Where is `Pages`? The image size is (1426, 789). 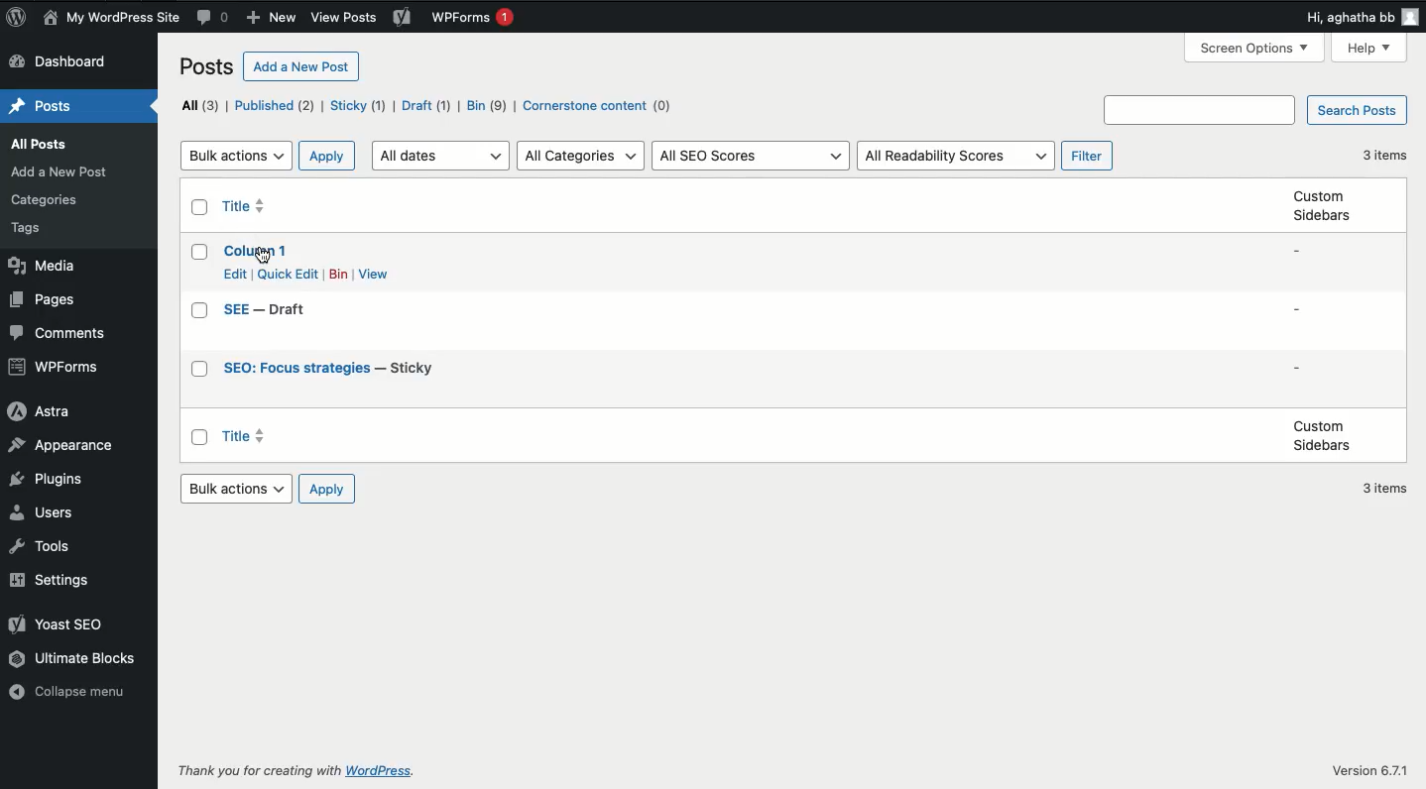 Pages is located at coordinates (43, 300).